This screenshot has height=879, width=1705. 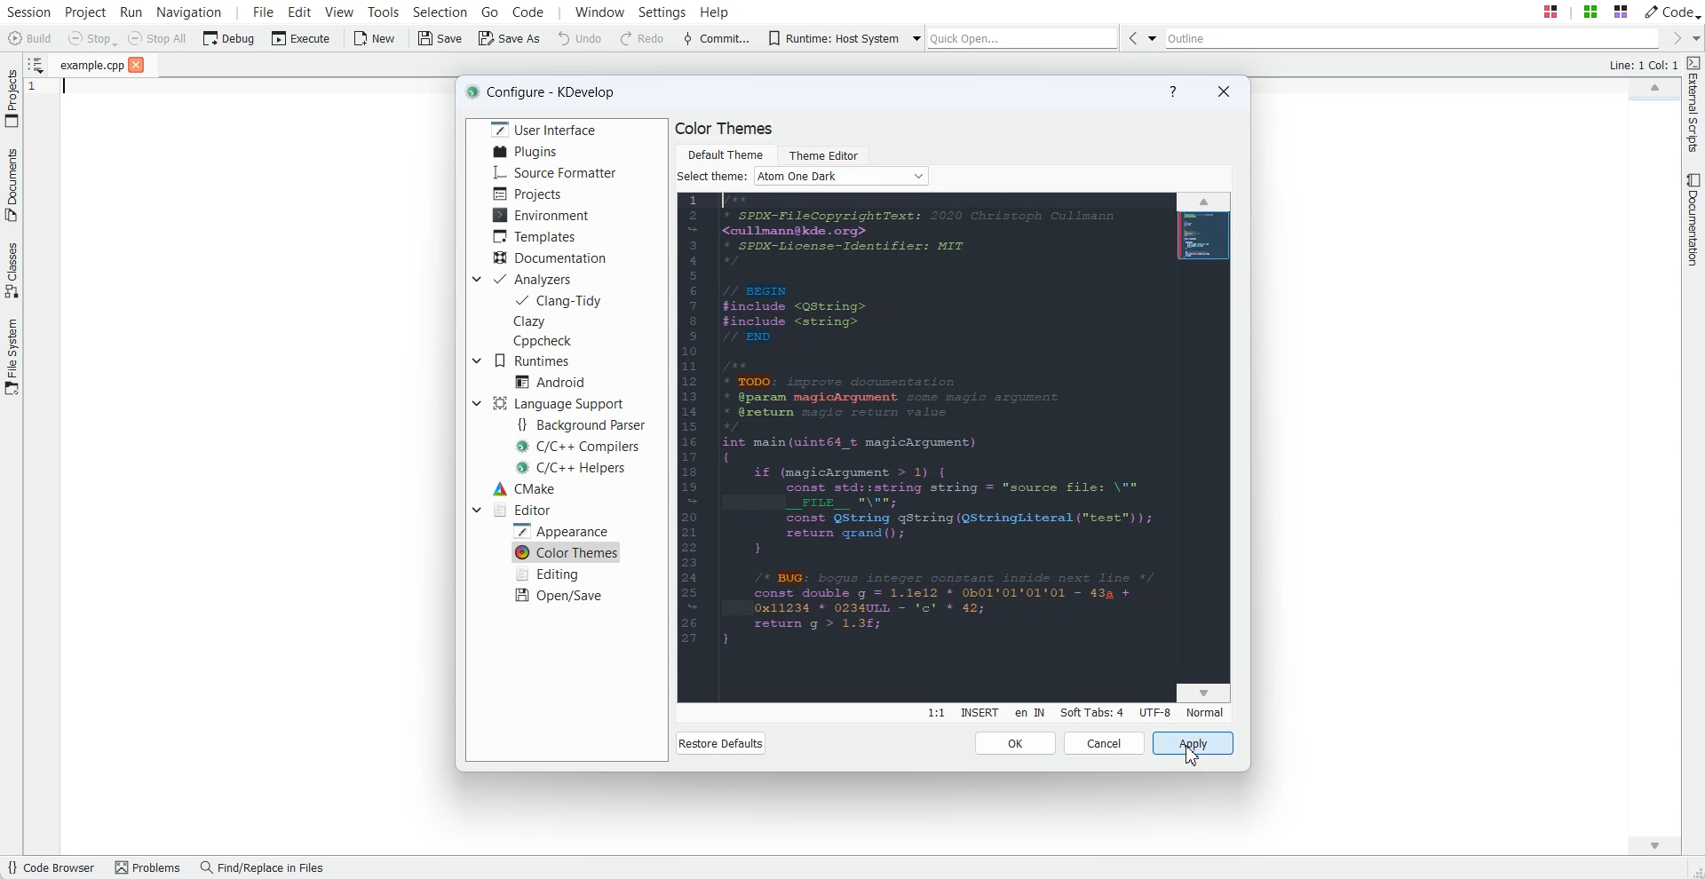 I want to click on Save As, so click(x=509, y=39).